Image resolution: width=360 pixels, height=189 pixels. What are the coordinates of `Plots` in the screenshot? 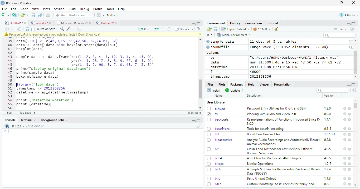 It's located at (222, 84).